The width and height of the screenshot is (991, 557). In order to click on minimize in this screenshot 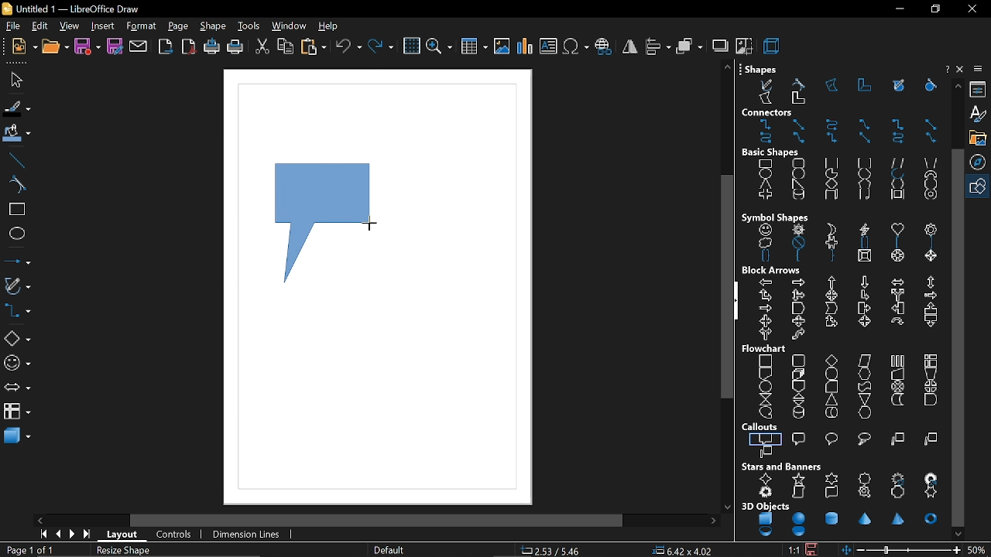, I will do `click(898, 9)`.